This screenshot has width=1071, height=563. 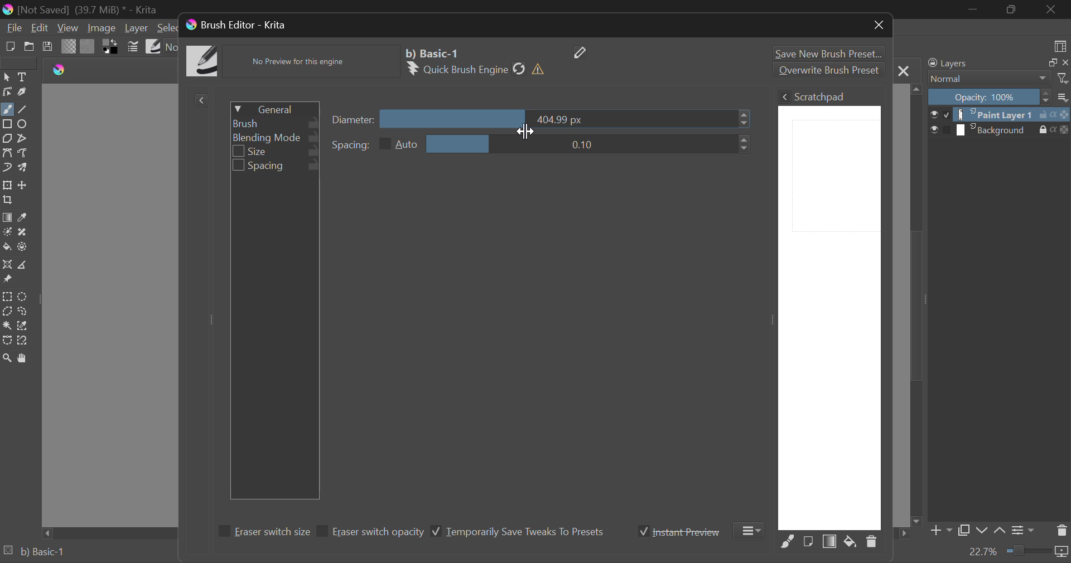 What do you see at coordinates (111, 46) in the screenshot?
I see `Colors in Use` at bounding box center [111, 46].